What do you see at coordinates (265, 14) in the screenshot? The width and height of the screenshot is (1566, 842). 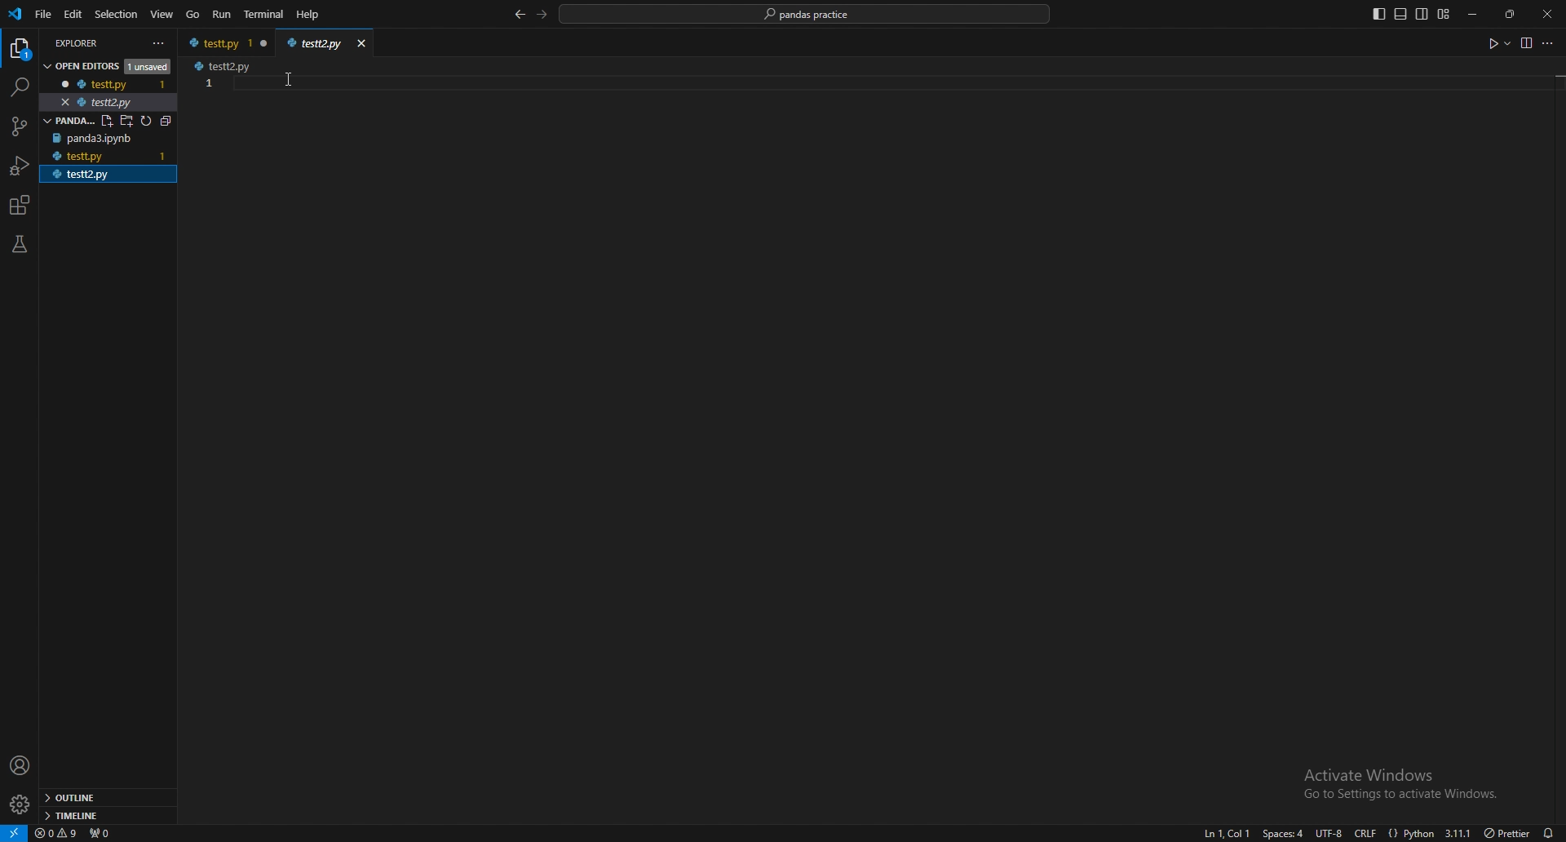 I see `terminal` at bounding box center [265, 14].